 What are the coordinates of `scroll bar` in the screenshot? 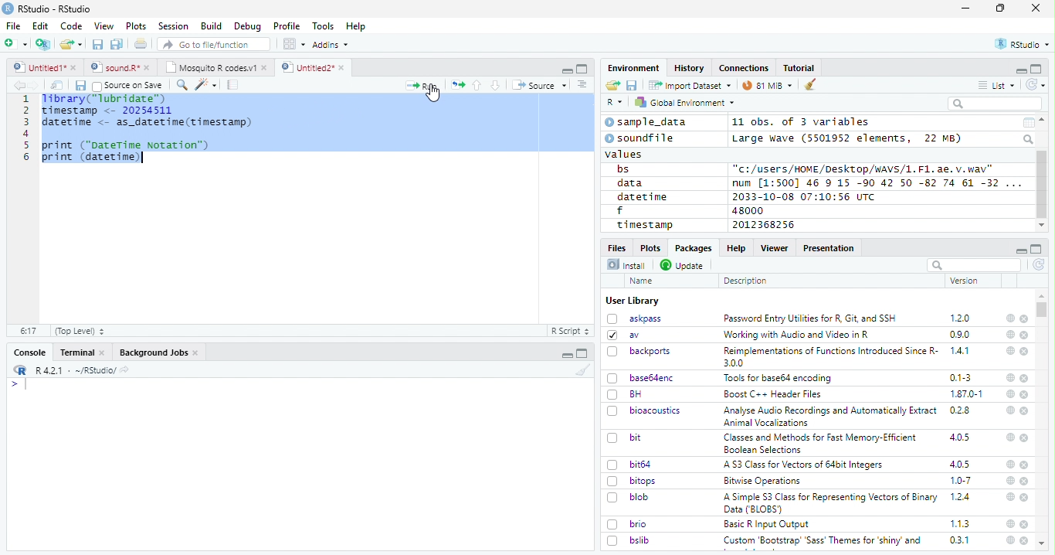 It's located at (1043, 309).